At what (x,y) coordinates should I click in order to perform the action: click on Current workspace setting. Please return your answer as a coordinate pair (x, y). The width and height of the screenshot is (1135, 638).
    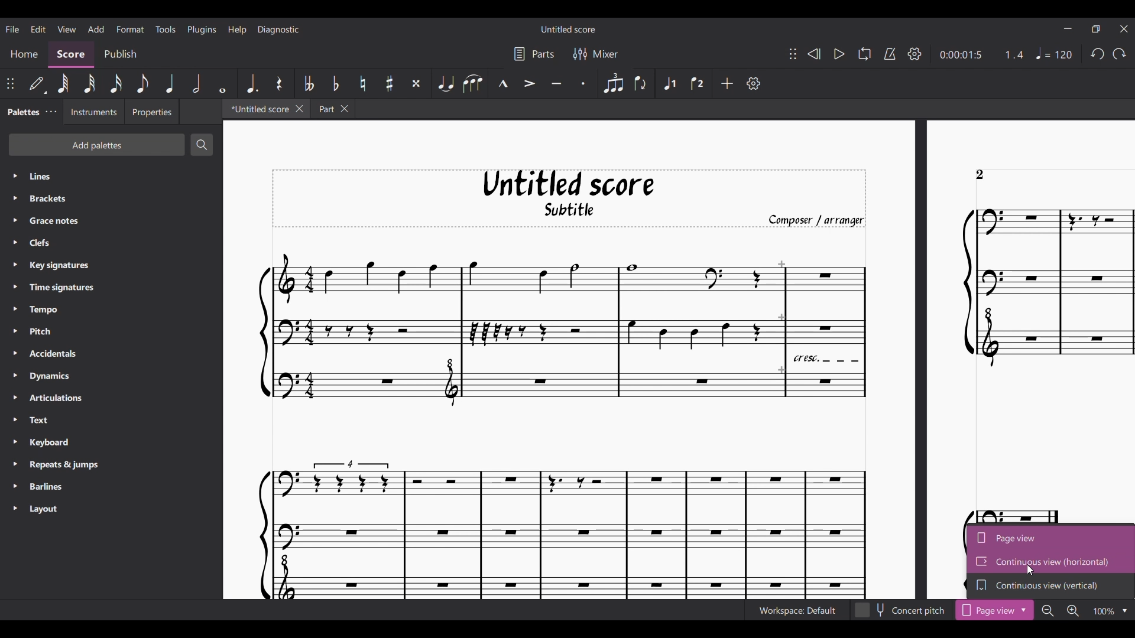
    Looking at the image, I should click on (797, 610).